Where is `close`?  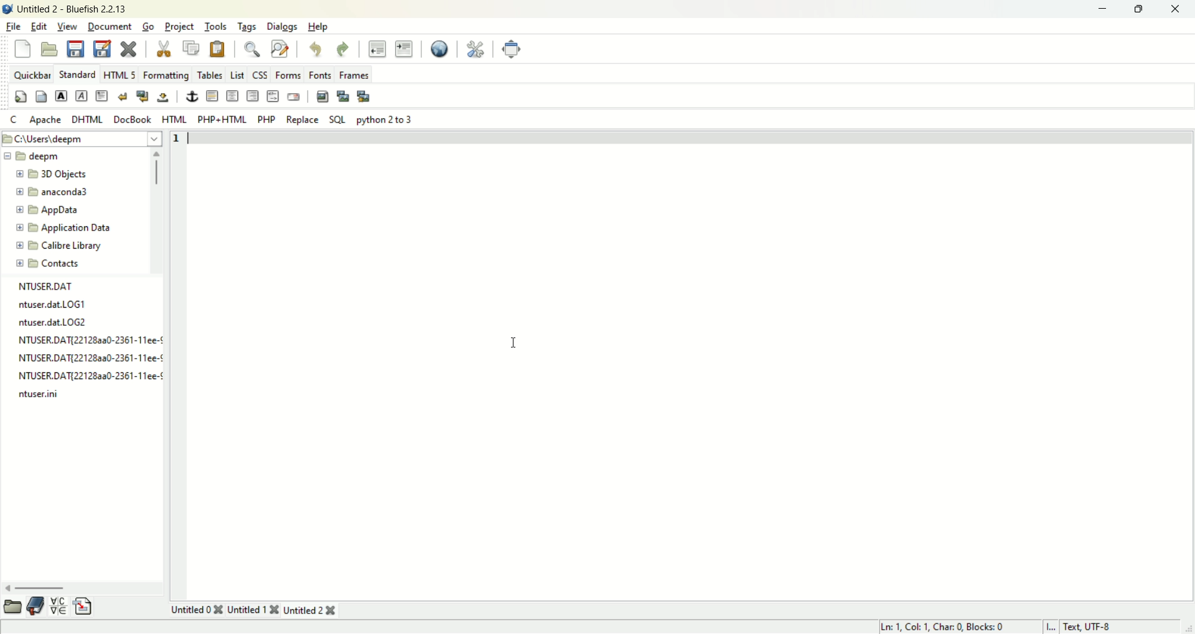 close is located at coordinates (1176, 11).